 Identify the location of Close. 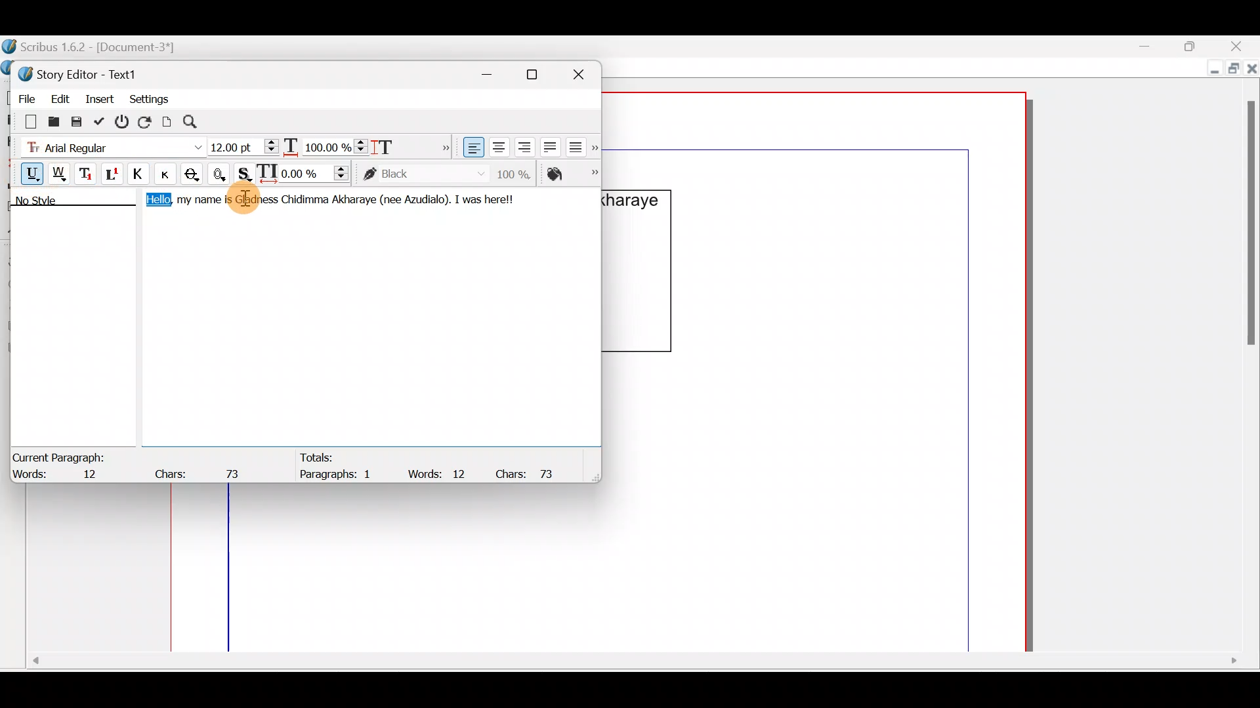
(584, 72).